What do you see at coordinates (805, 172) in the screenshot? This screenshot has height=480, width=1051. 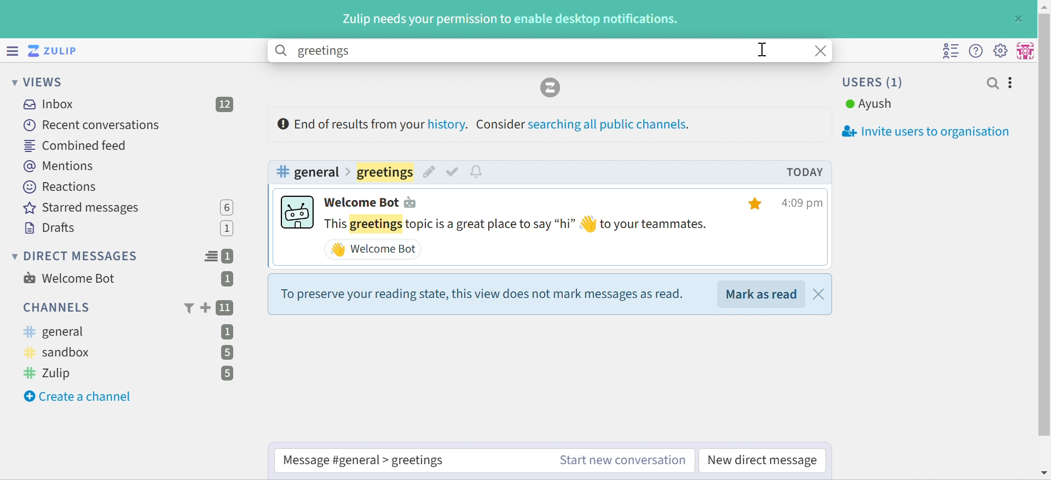 I see `Today` at bounding box center [805, 172].